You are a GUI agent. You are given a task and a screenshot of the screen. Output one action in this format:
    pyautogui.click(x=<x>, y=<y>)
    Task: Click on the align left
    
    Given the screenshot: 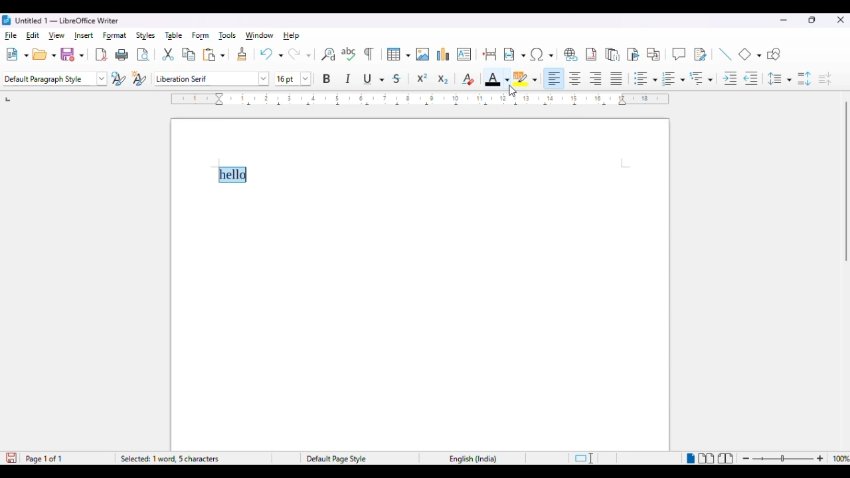 What is the action you would take?
    pyautogui.click(x=555, y=78)
    